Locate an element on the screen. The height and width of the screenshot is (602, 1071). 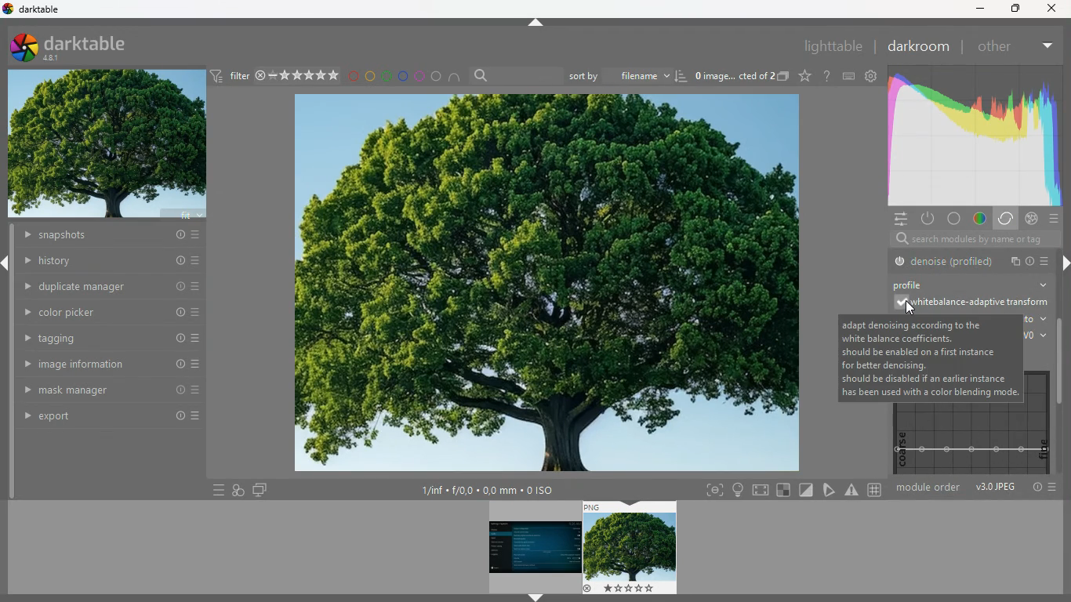
circle is located at coordinates (437, 76).